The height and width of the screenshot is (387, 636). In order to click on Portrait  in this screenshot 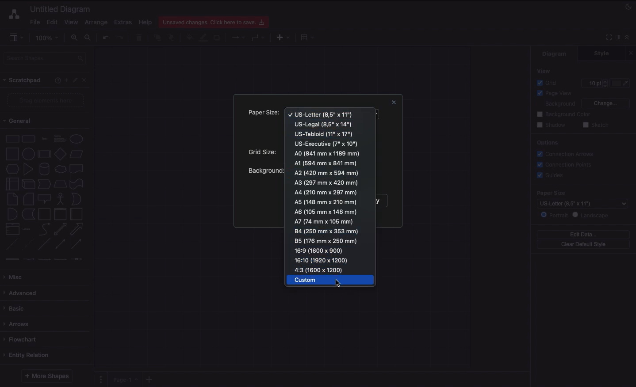, I will do `click(554, 215)`.